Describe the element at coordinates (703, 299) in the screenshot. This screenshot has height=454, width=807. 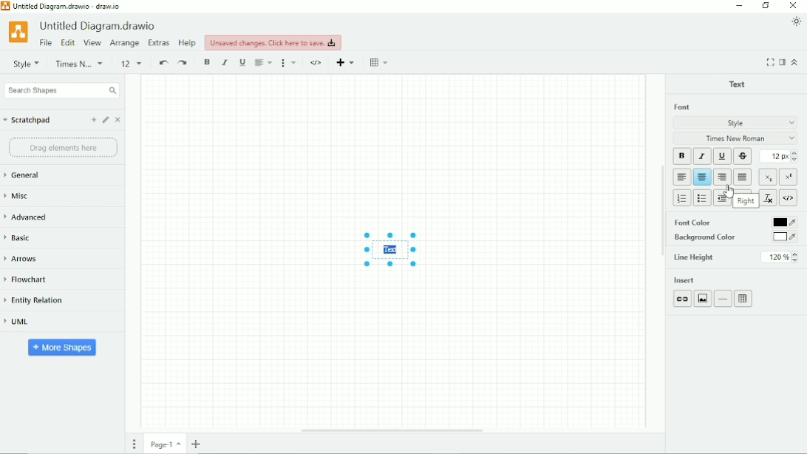
I see `Image` at that location.